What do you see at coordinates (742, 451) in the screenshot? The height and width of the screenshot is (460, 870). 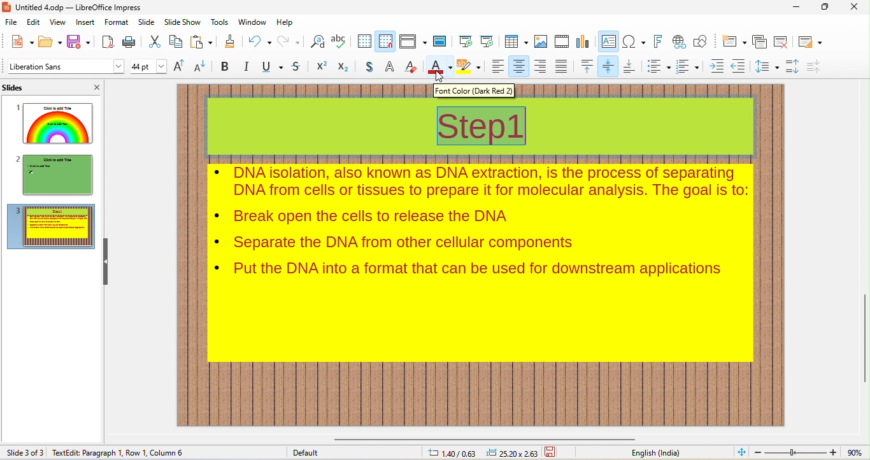 I see `fit to current view` at bounding box center [742, 451].